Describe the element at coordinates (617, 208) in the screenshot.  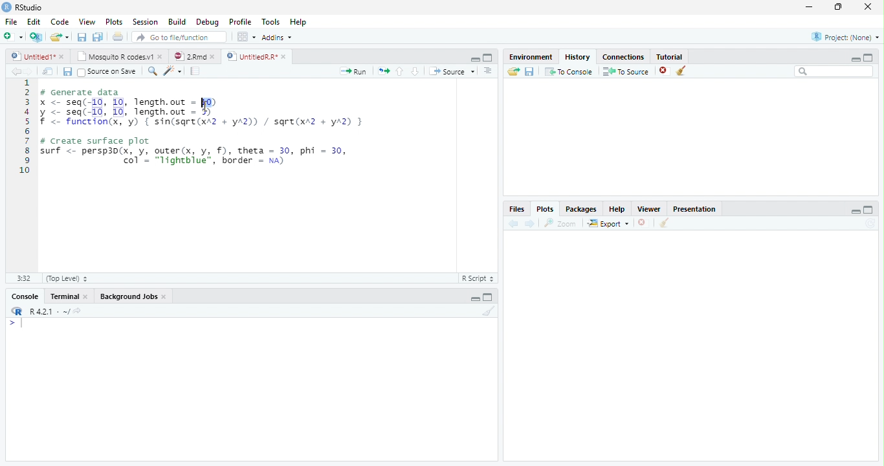
I see `Help` at that location.